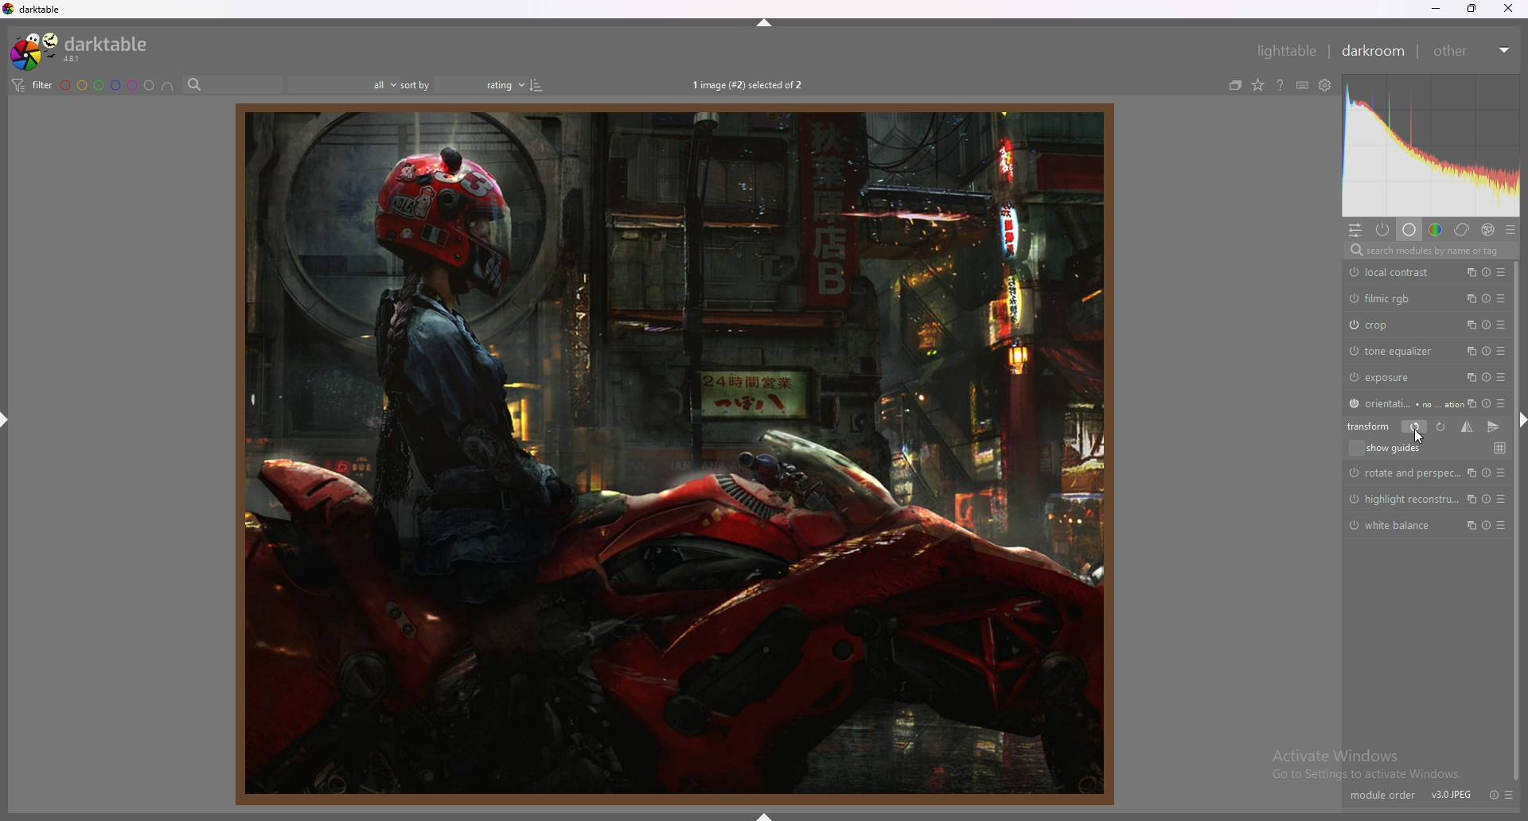 Image resolution: width=1528 pixels, height=821 pixels. What do you see at coordinates (1487, 325) in the screenshot?
I see `reset` at bounding box center [1487, 325].